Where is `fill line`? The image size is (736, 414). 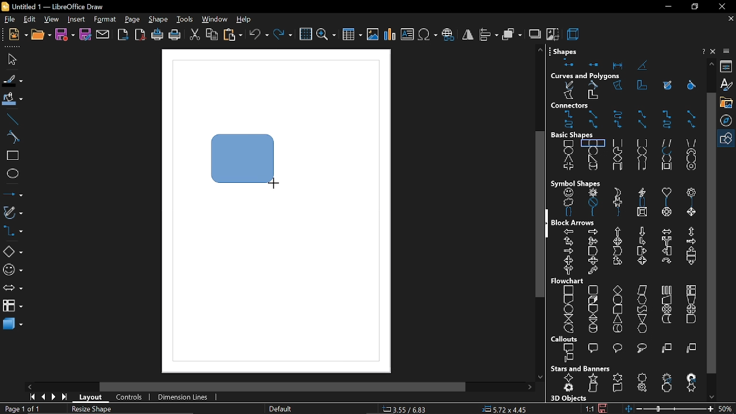 fill line is located at coordinates (13, 81).